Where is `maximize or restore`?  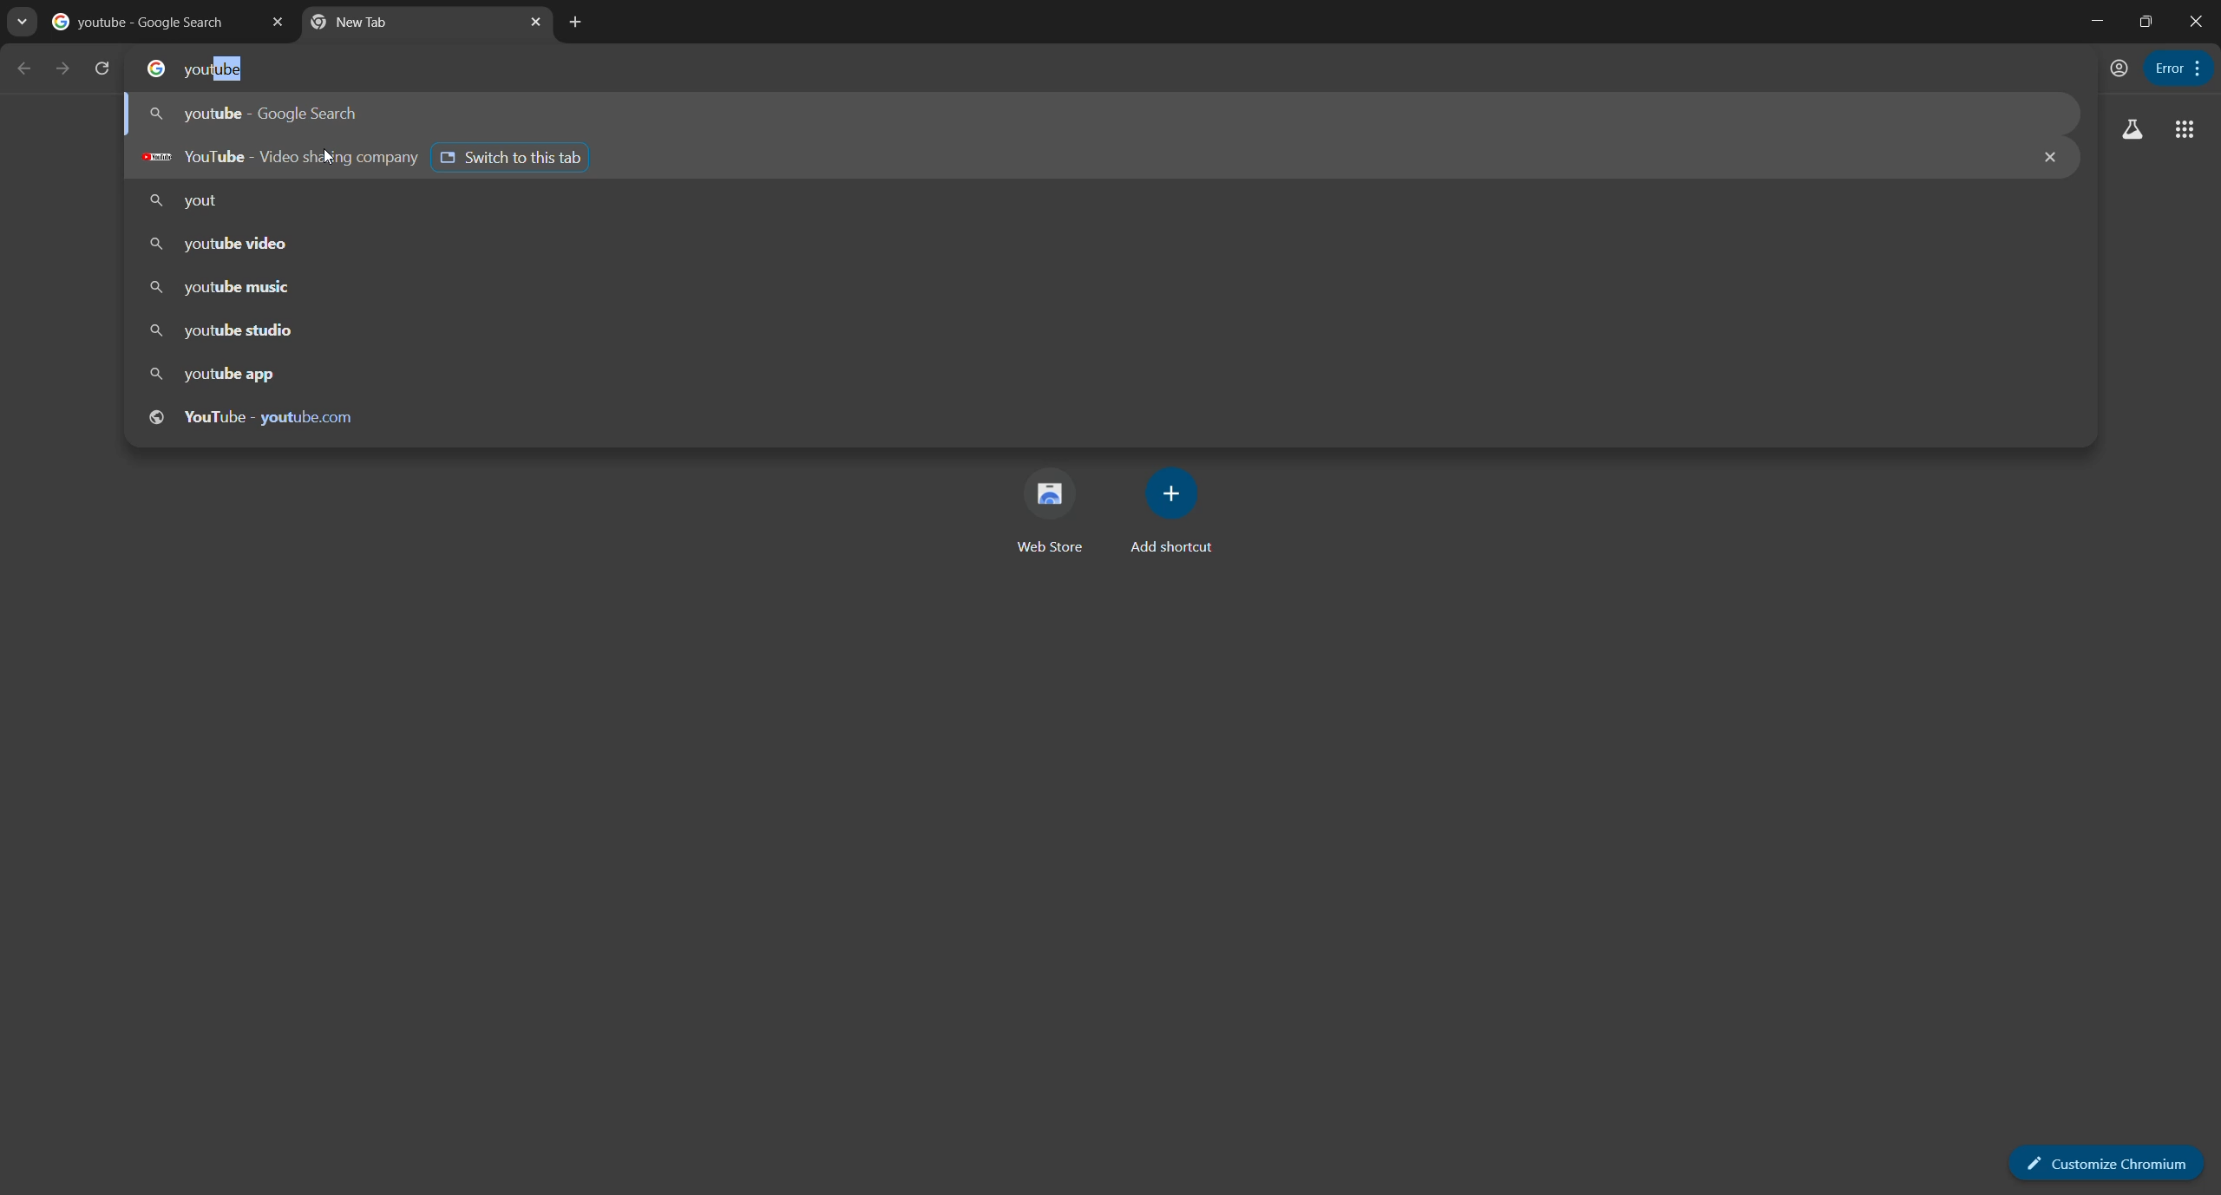
maximize or restore is located at coordinates (2148, 20).